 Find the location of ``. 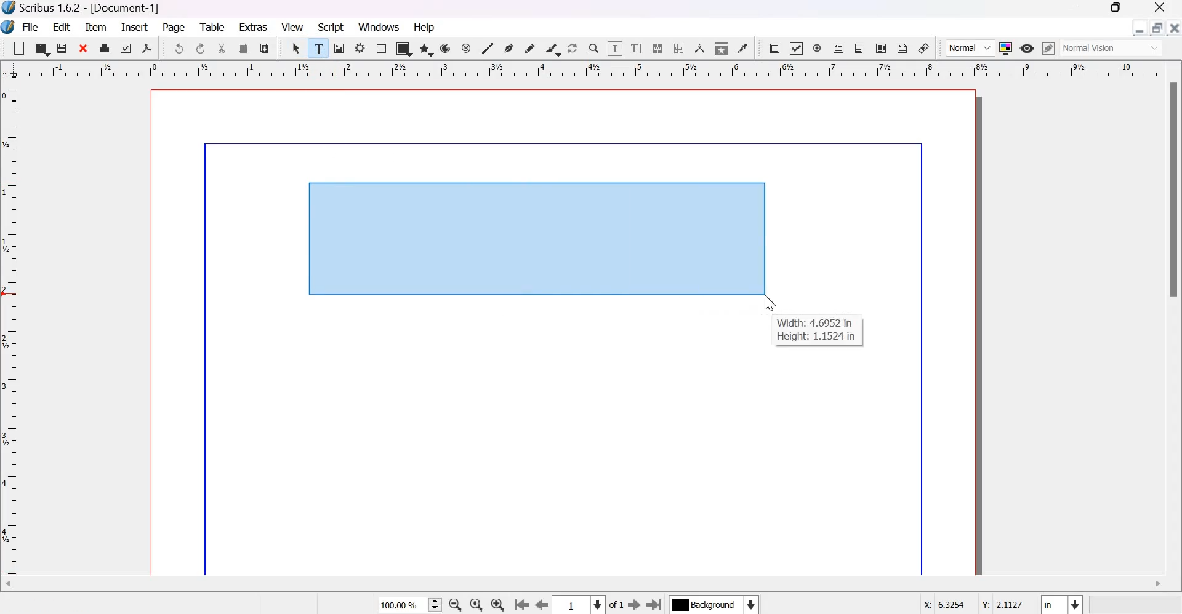

 is located at coordinates (593, 47).